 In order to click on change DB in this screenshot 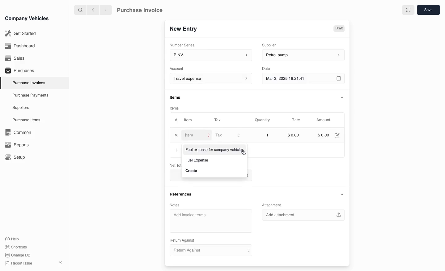, I will do `click(19, 255)`.